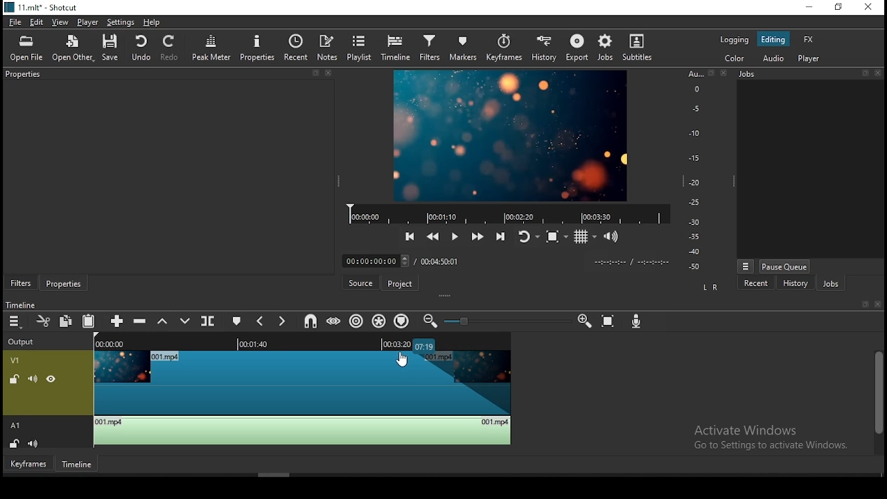  Describe the element at coordinates (612, 238) in the screenshot. I see `show volume control` at that location.